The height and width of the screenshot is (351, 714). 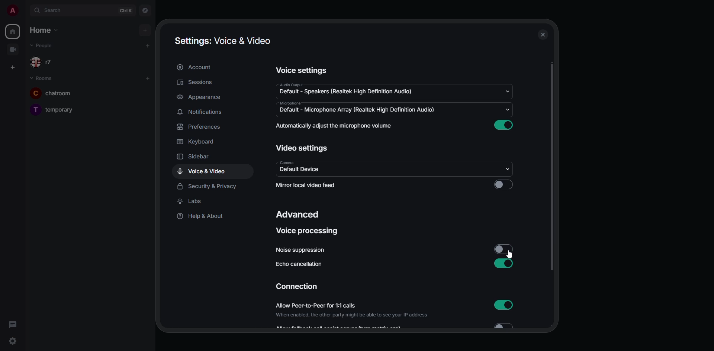 What do you see at coordinates (508, 109) in the screenshot?
I see `drop down` at bounding box center [508, 109].